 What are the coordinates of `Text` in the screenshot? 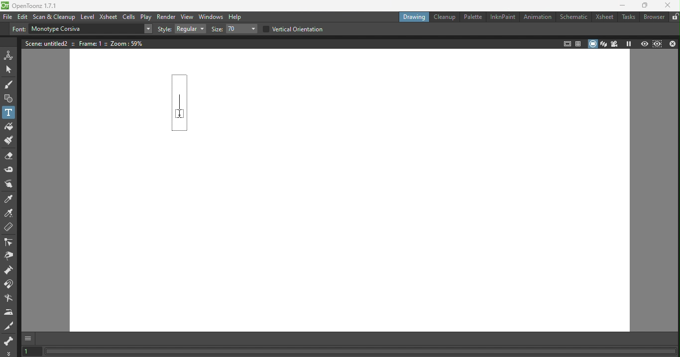 It's located at (185, 102).